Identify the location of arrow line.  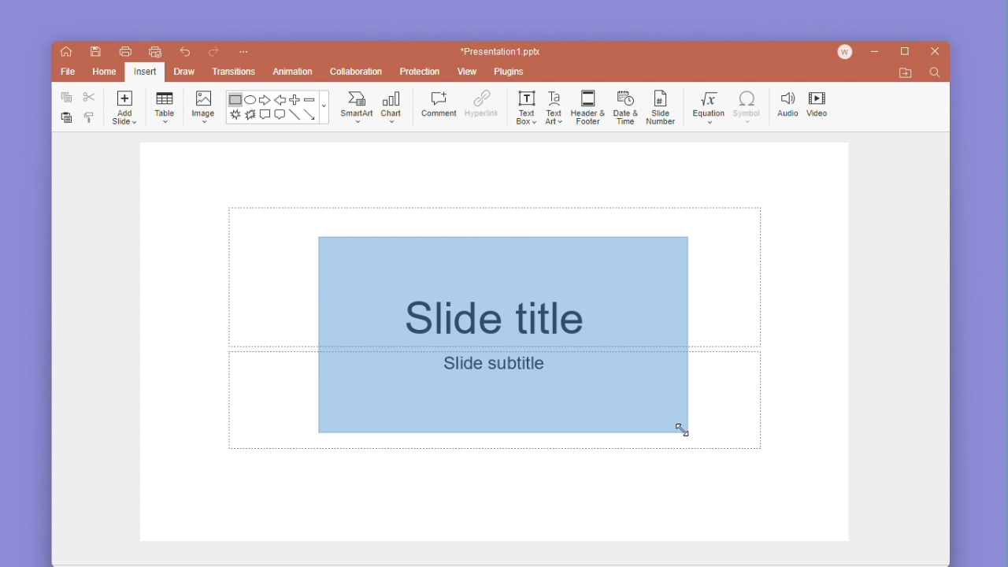
(311, 116).